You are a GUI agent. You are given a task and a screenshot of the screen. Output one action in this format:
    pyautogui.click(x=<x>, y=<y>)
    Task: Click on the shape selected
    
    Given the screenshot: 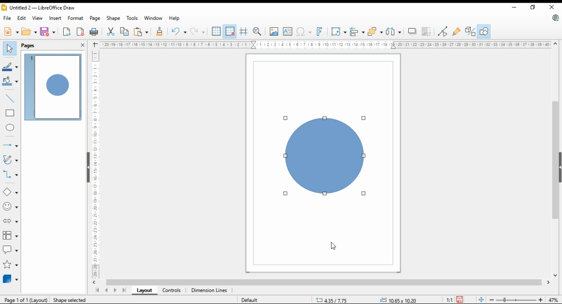 What is the action you would take?
    pyautogui.click(x=71, y=300)
    